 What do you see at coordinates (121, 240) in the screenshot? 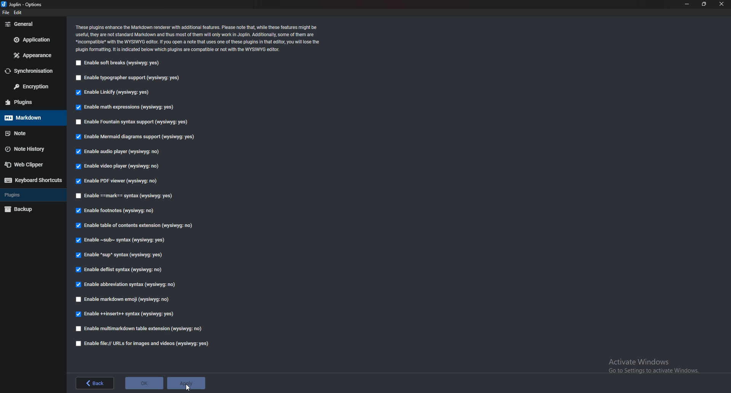
I see `Enable sub syntax` at bounding box center [121, 240].